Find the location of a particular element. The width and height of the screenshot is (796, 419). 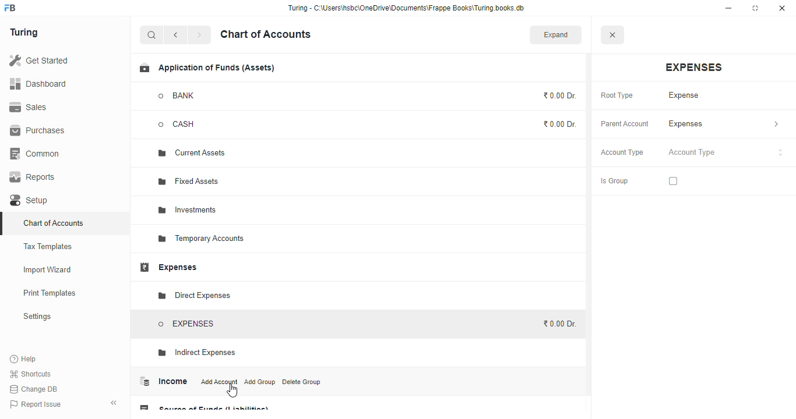

expand is located at coordinates (556, 34).